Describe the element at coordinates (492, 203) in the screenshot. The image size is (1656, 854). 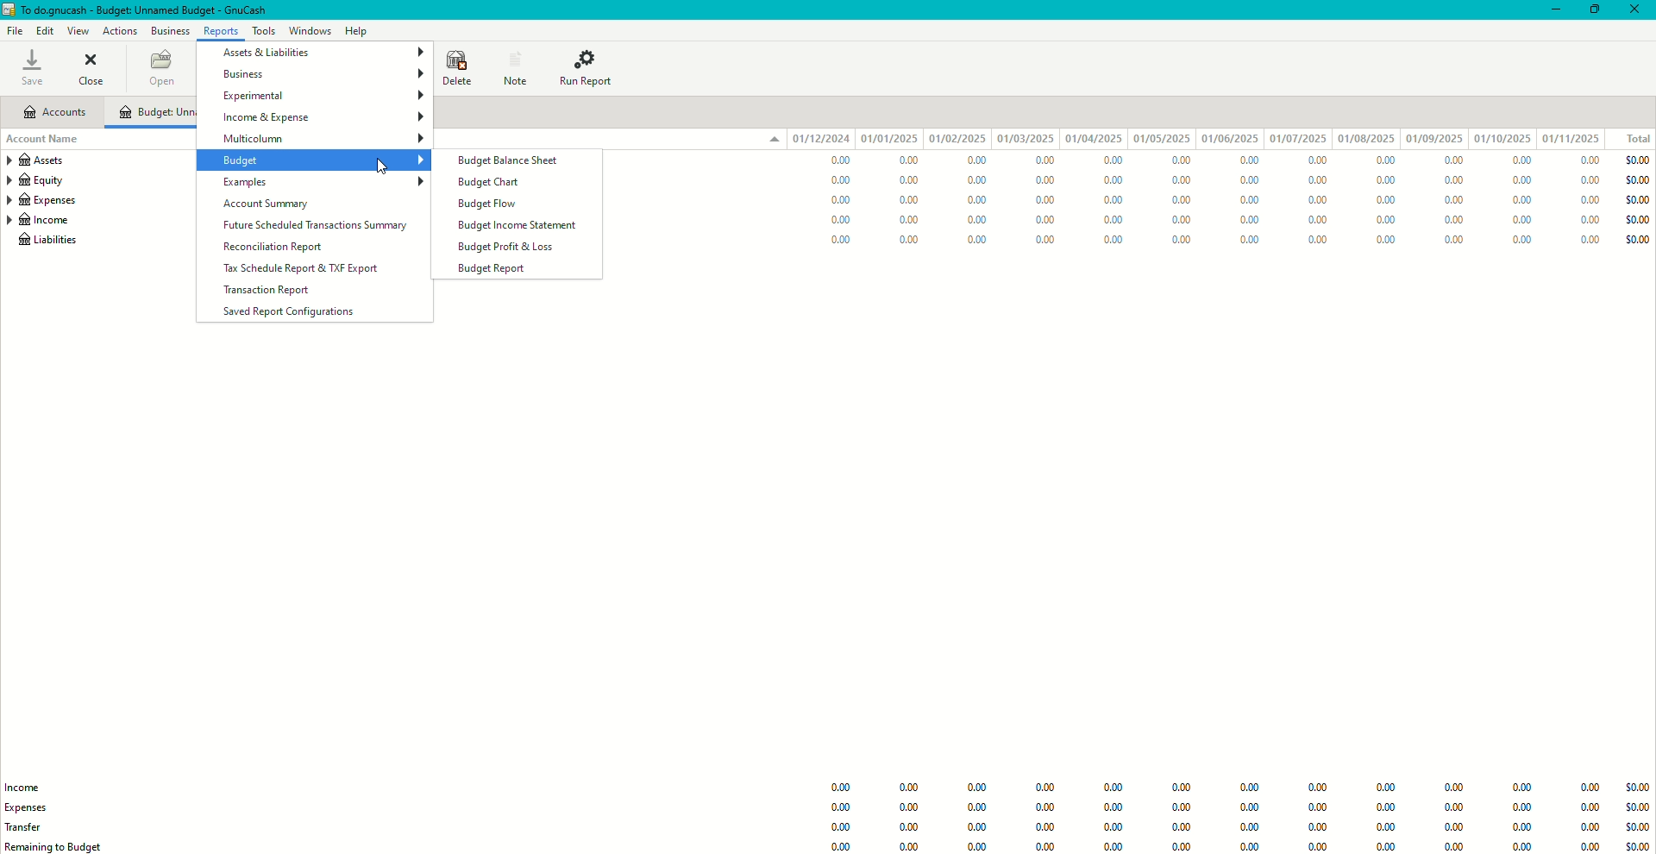
I see `Budget Flow` at that location.